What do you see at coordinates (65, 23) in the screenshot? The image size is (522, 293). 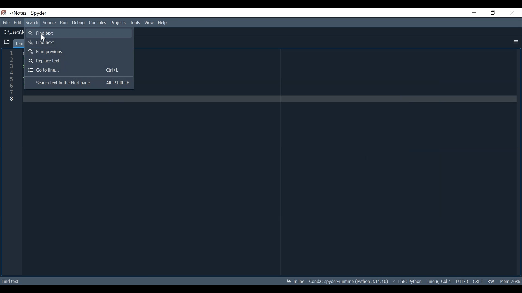 I see `Run` at bounding box center [65, 23].